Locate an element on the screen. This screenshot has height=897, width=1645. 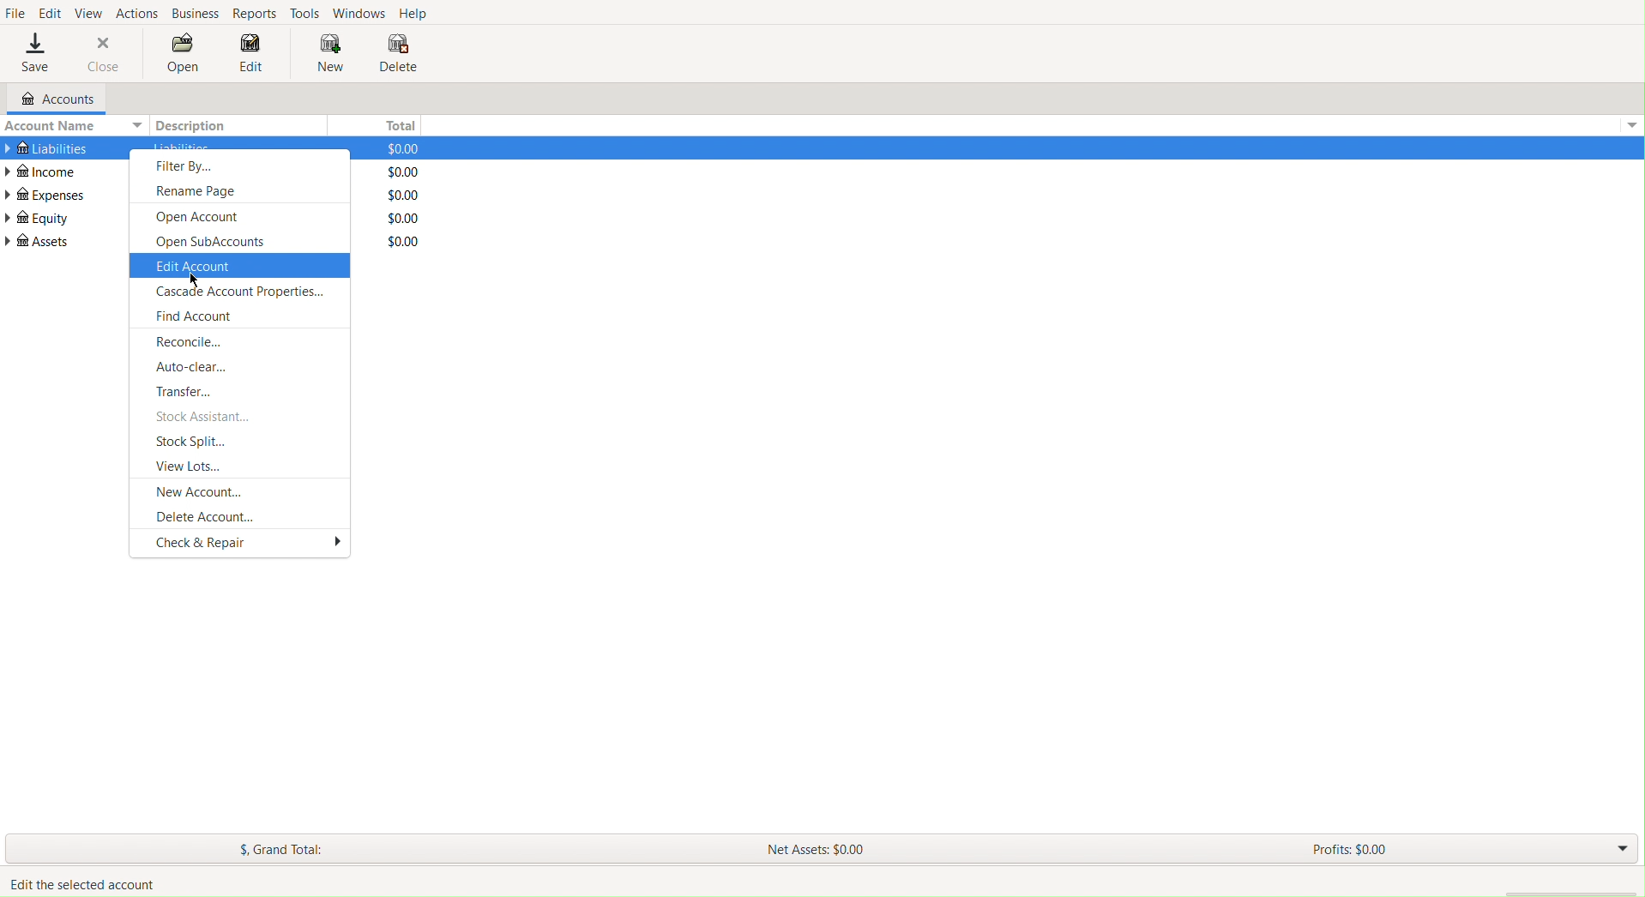
Cascade Account Properties is located at coordinates (239, 294).